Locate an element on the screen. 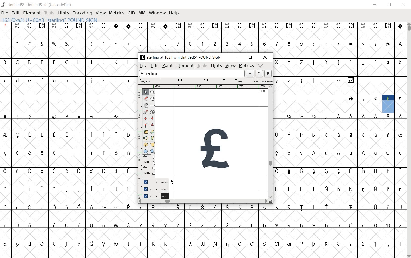 The height and width of the screenshot is (258, 411). # is located at coordinates (31, 44).